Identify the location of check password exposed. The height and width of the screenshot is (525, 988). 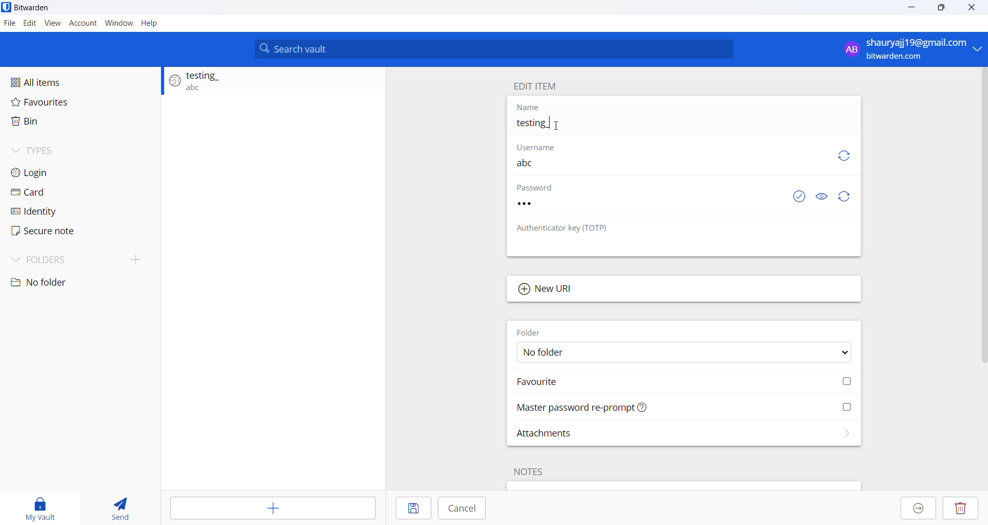
(793, 198).